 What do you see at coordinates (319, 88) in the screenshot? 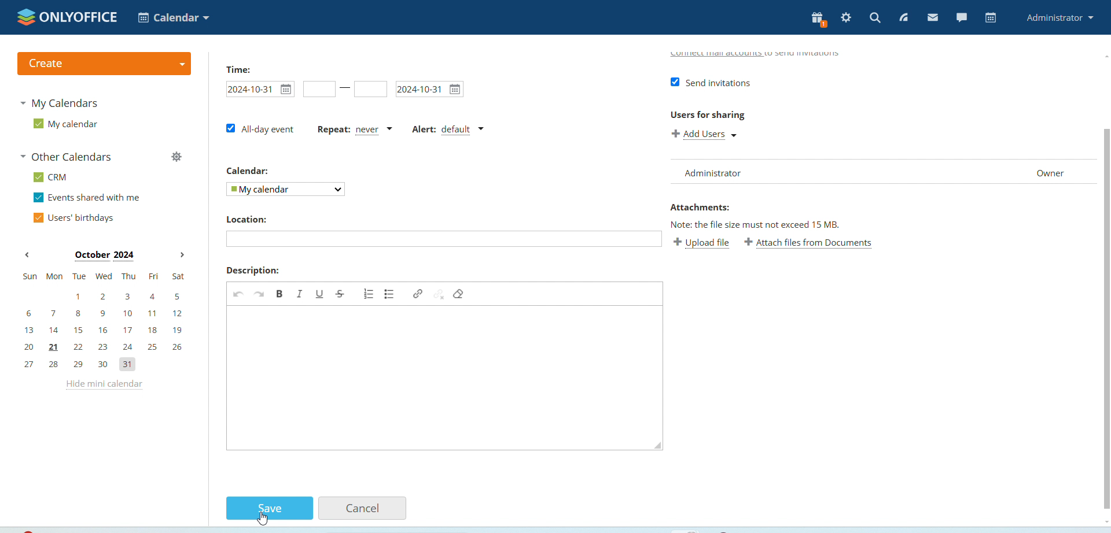
I see `Set event start time` at bounding box center [319, 88].